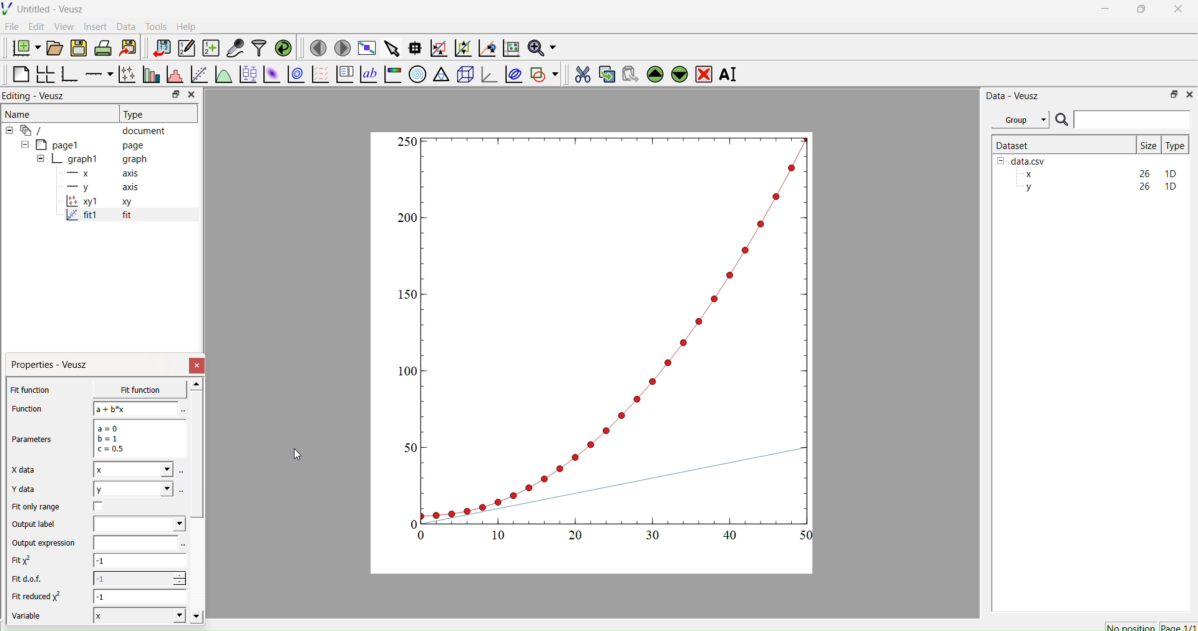 Image resolution: width=1198 pixels, height=631 pixels. What do you see at coordinates (90, 130) in the screenshot?
I see `document` at bounding box center [90, 130].